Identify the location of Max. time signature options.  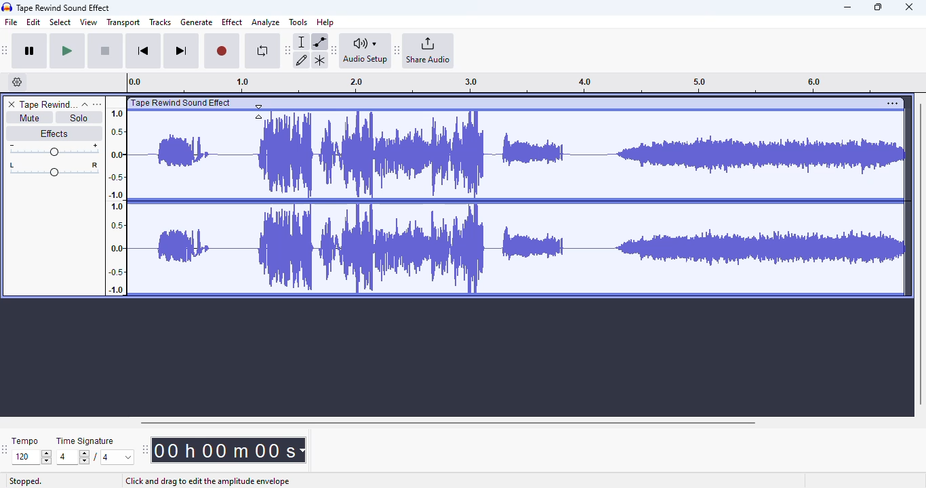
(118, 457).